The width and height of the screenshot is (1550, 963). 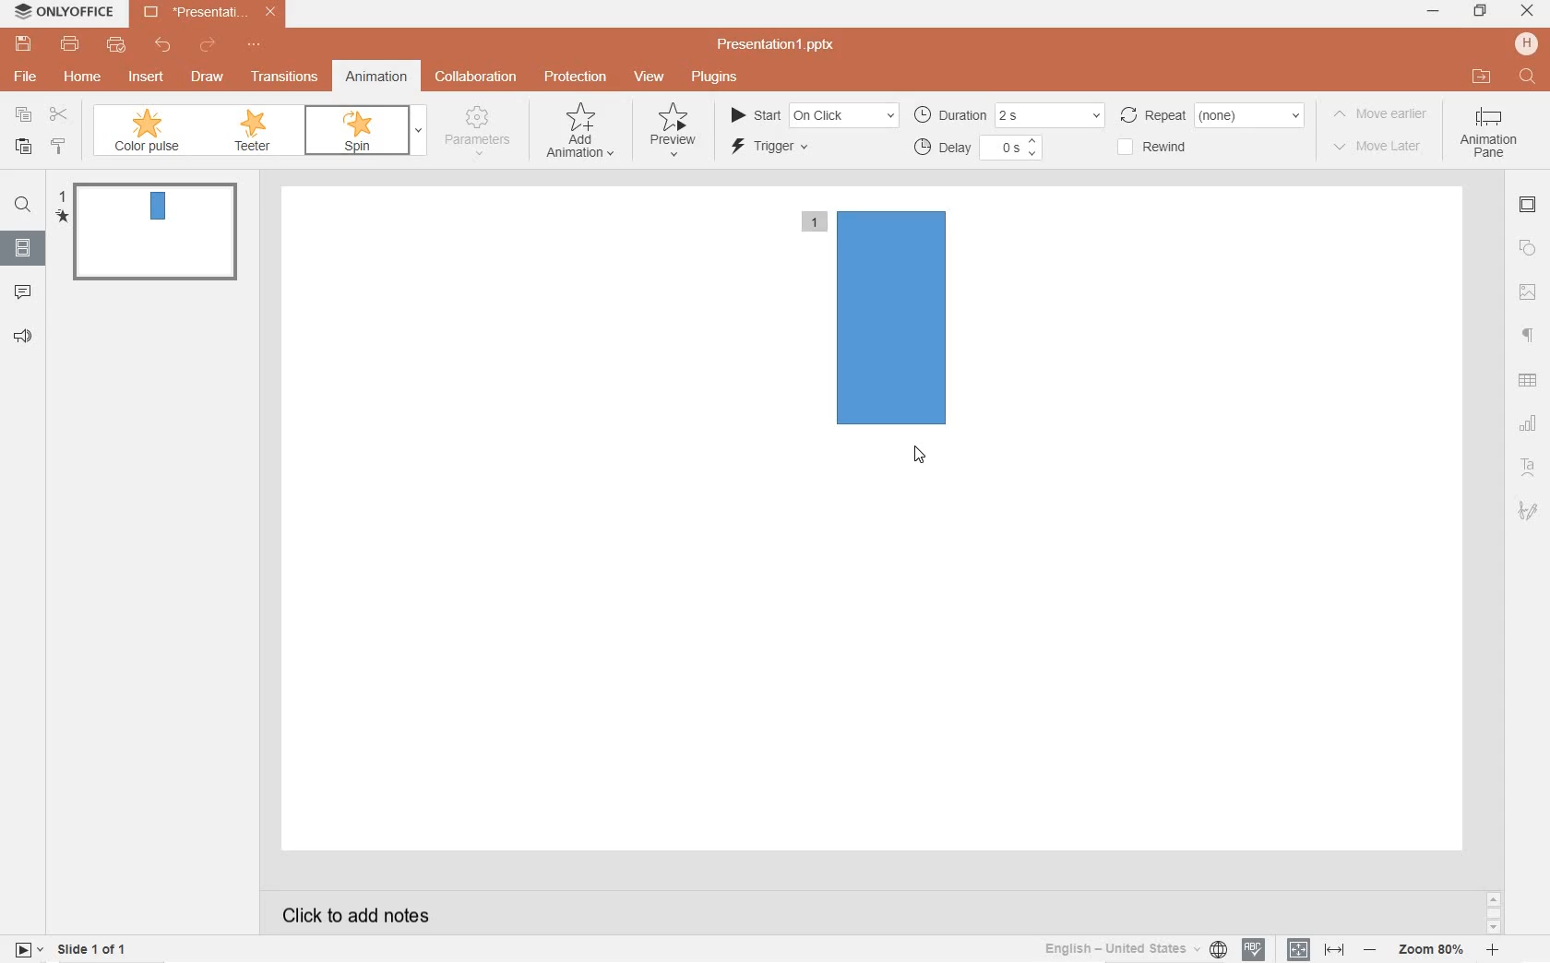 I want to click on Presentation1.pptx, so click(x=779, y=44).